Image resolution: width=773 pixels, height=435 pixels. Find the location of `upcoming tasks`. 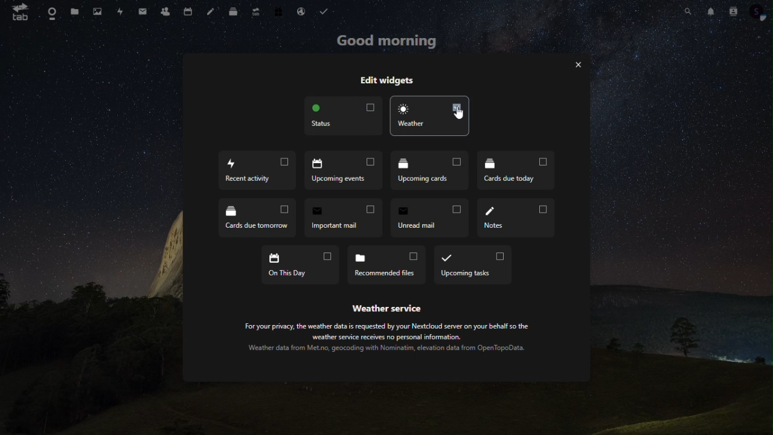

upcoming tasks is located at coordinates (473, 265).